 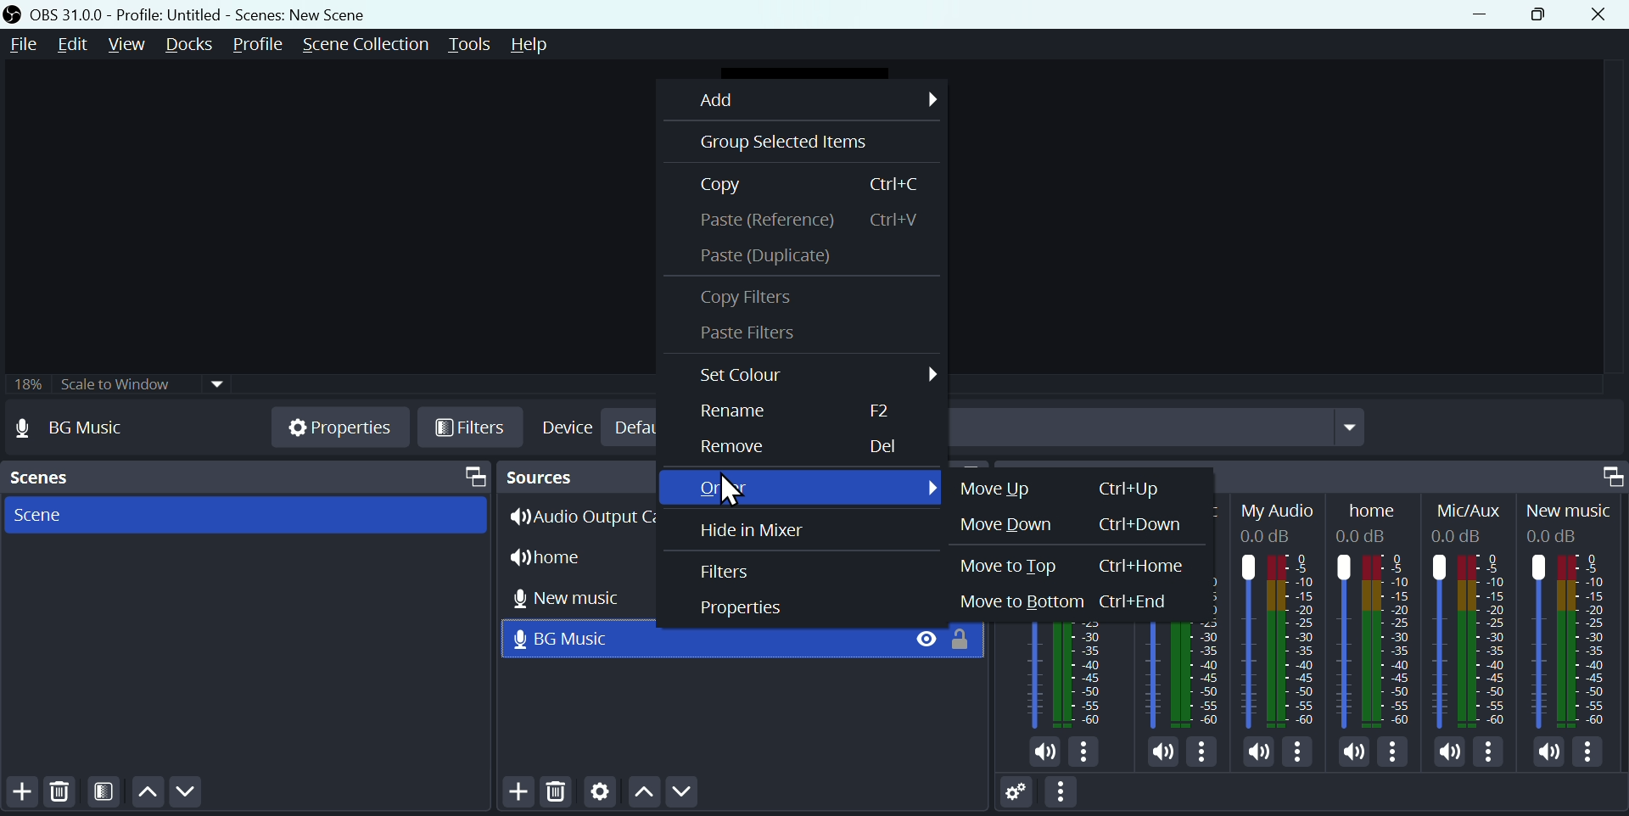 I want to click on Scenes, so click(x=50, y=478).